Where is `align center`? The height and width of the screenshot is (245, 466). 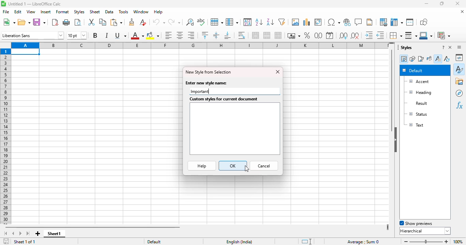 align center is located at coordinates (180, 35).